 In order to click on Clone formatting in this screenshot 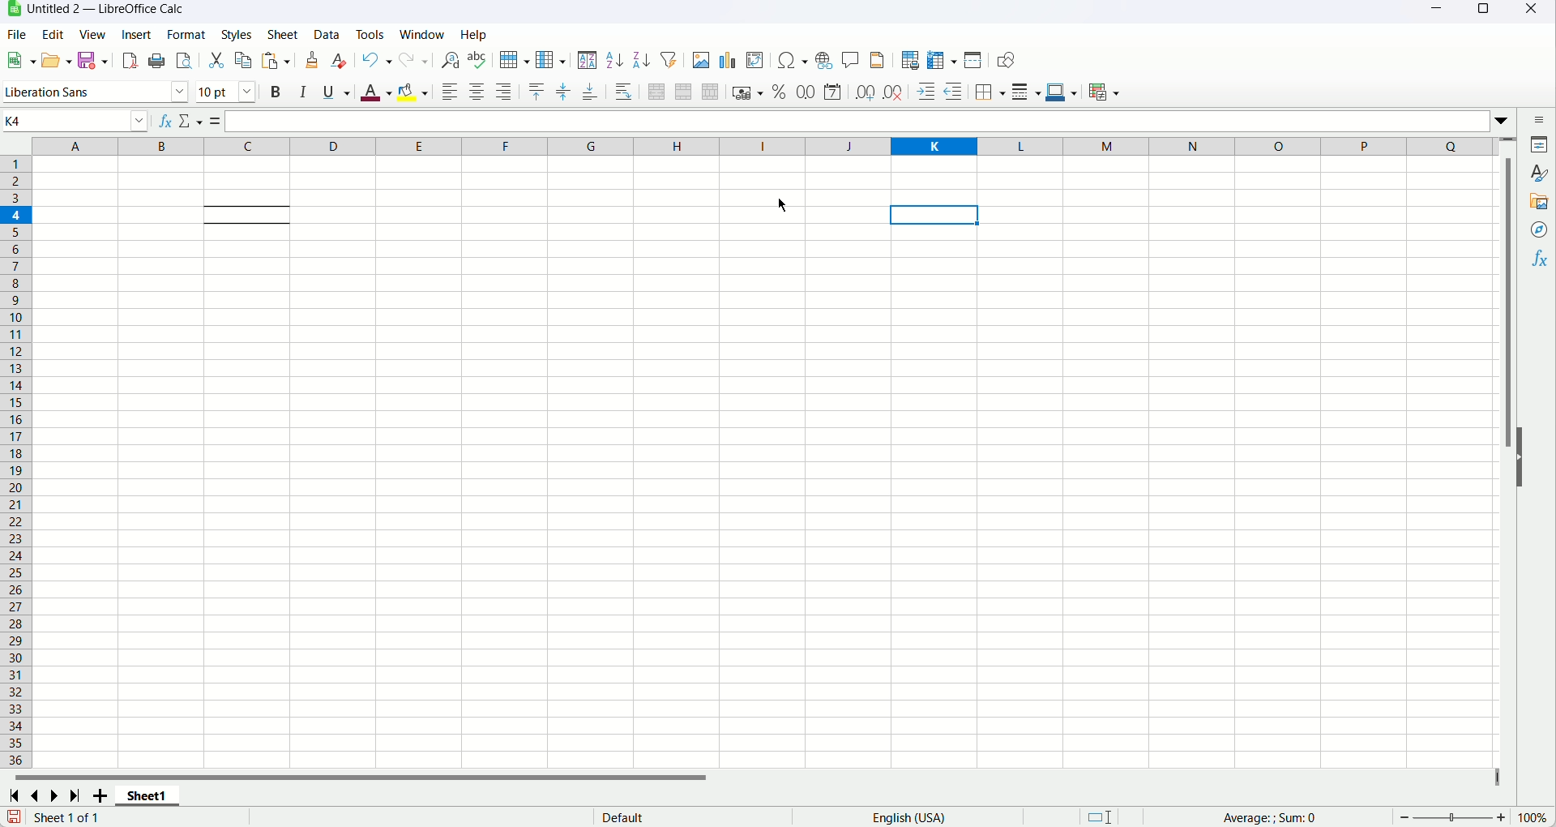, I will do `click(311, 60)`.